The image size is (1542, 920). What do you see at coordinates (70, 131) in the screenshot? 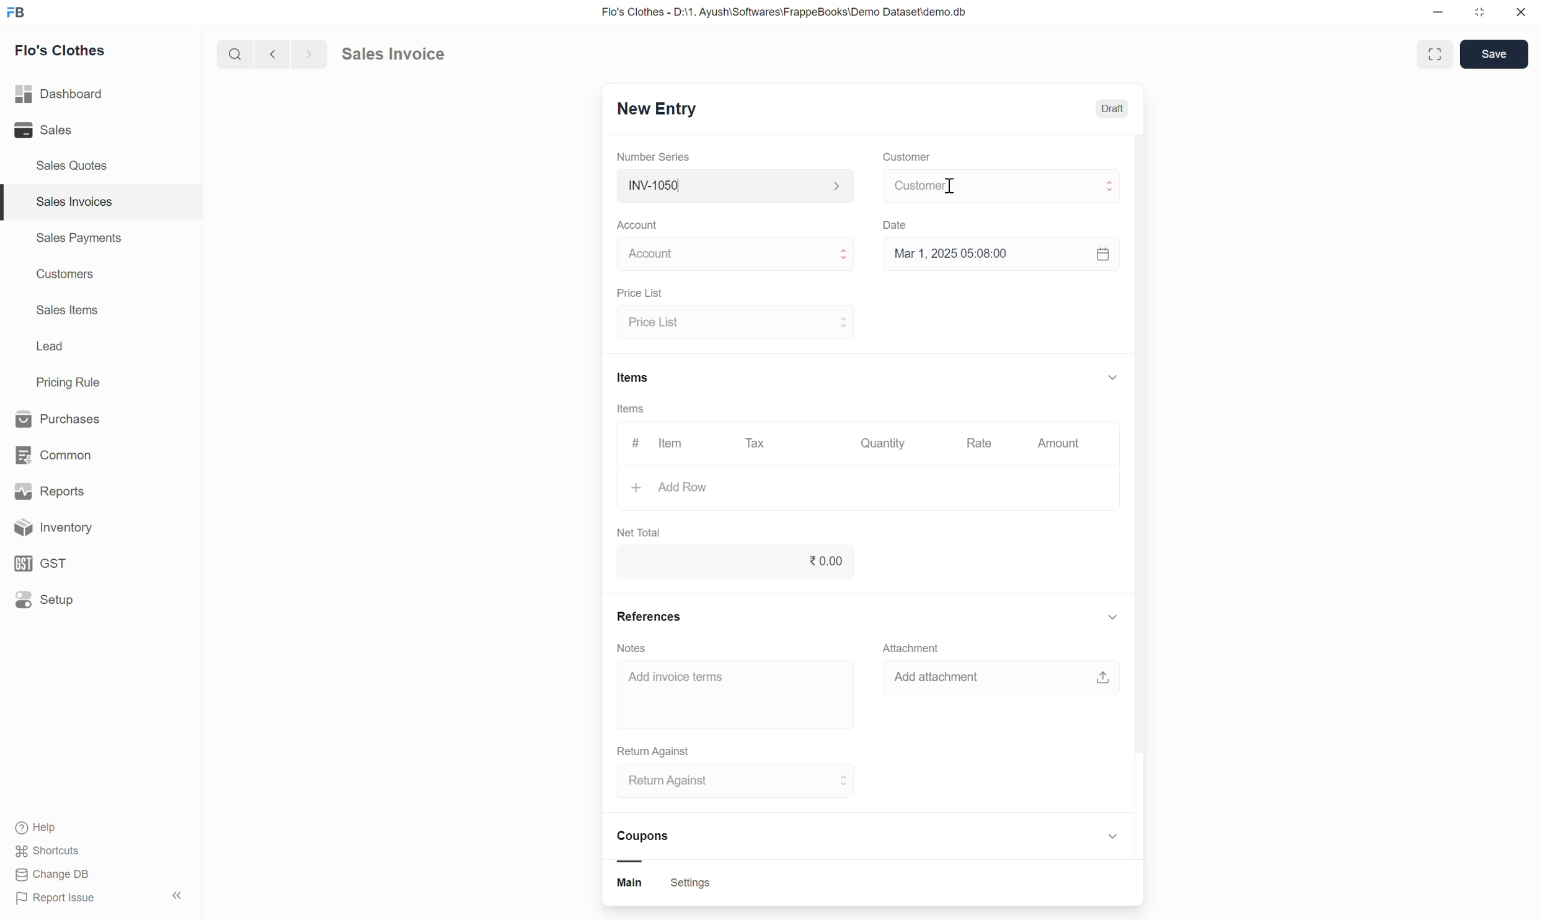
I see `Sales ` at bounding box center [70, 131].